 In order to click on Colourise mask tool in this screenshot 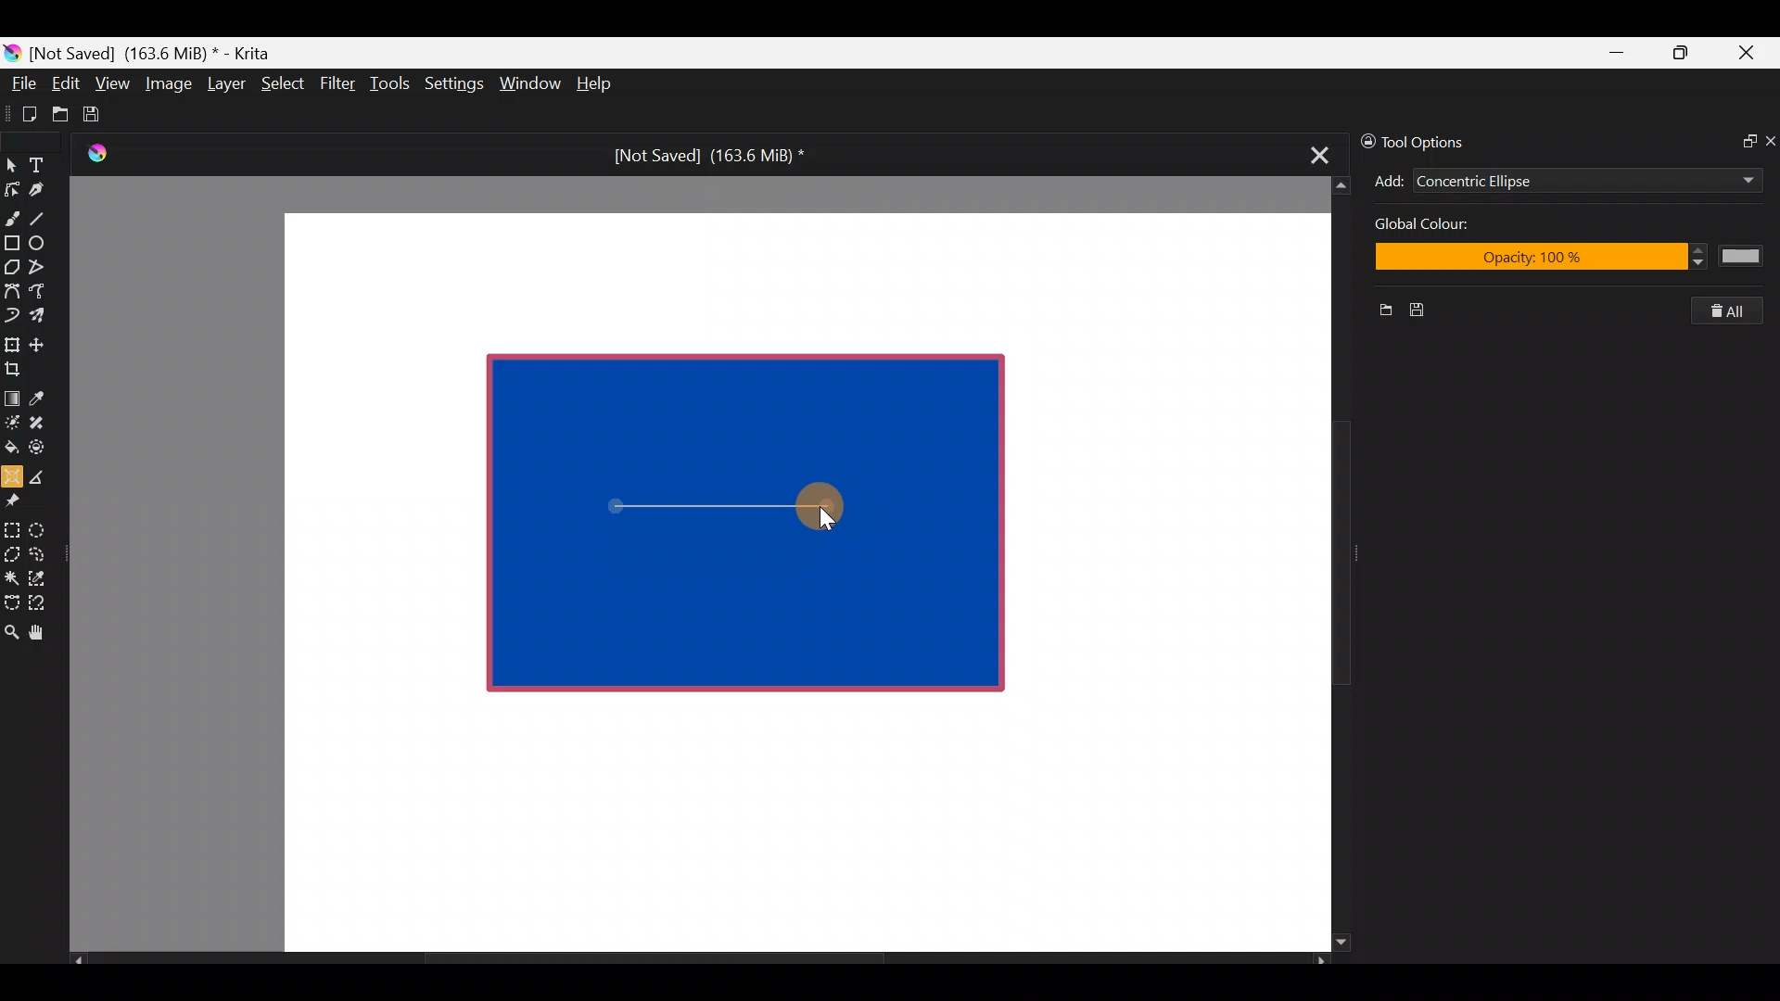, I will do `click(12, 420)`.